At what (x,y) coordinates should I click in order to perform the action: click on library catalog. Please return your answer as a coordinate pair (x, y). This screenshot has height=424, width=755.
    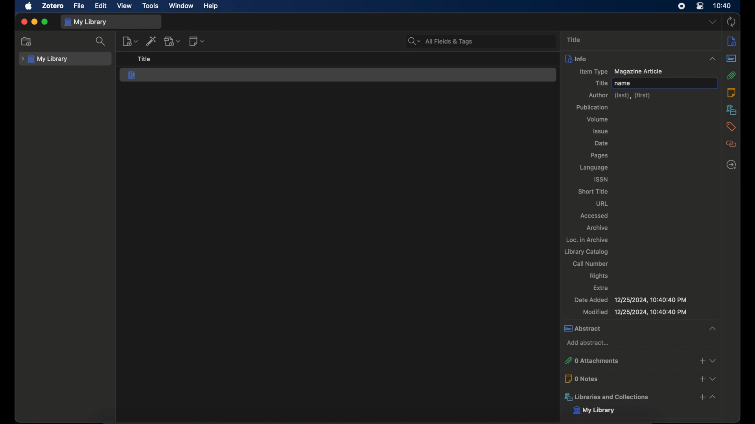
    Looking at the image, I should click on (586, 252).